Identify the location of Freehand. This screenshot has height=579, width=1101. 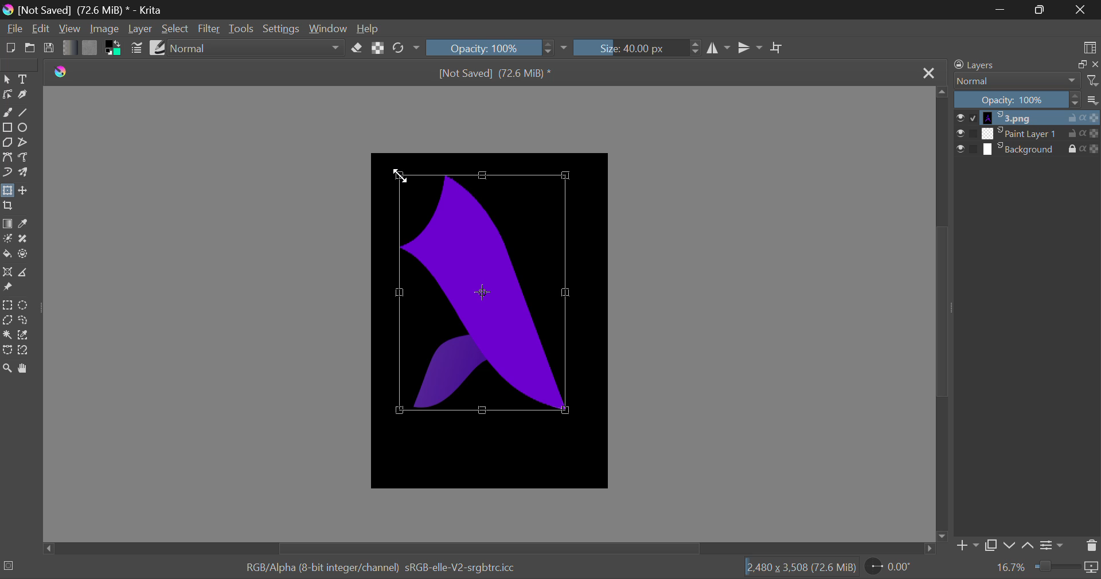
(7, 111).